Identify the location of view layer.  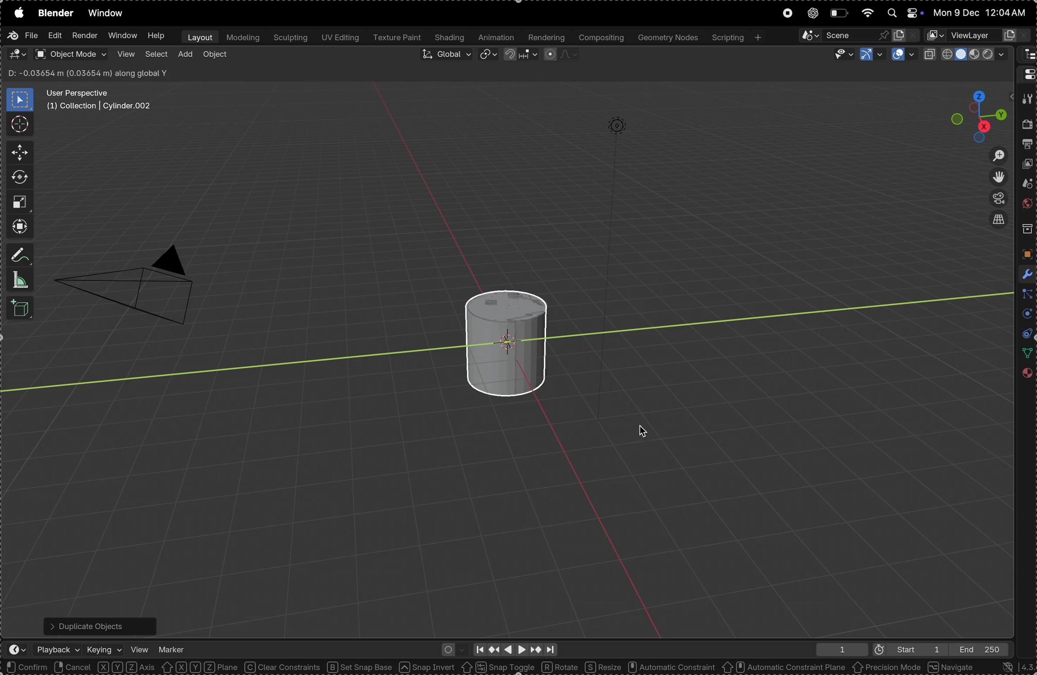
(1028, 166).